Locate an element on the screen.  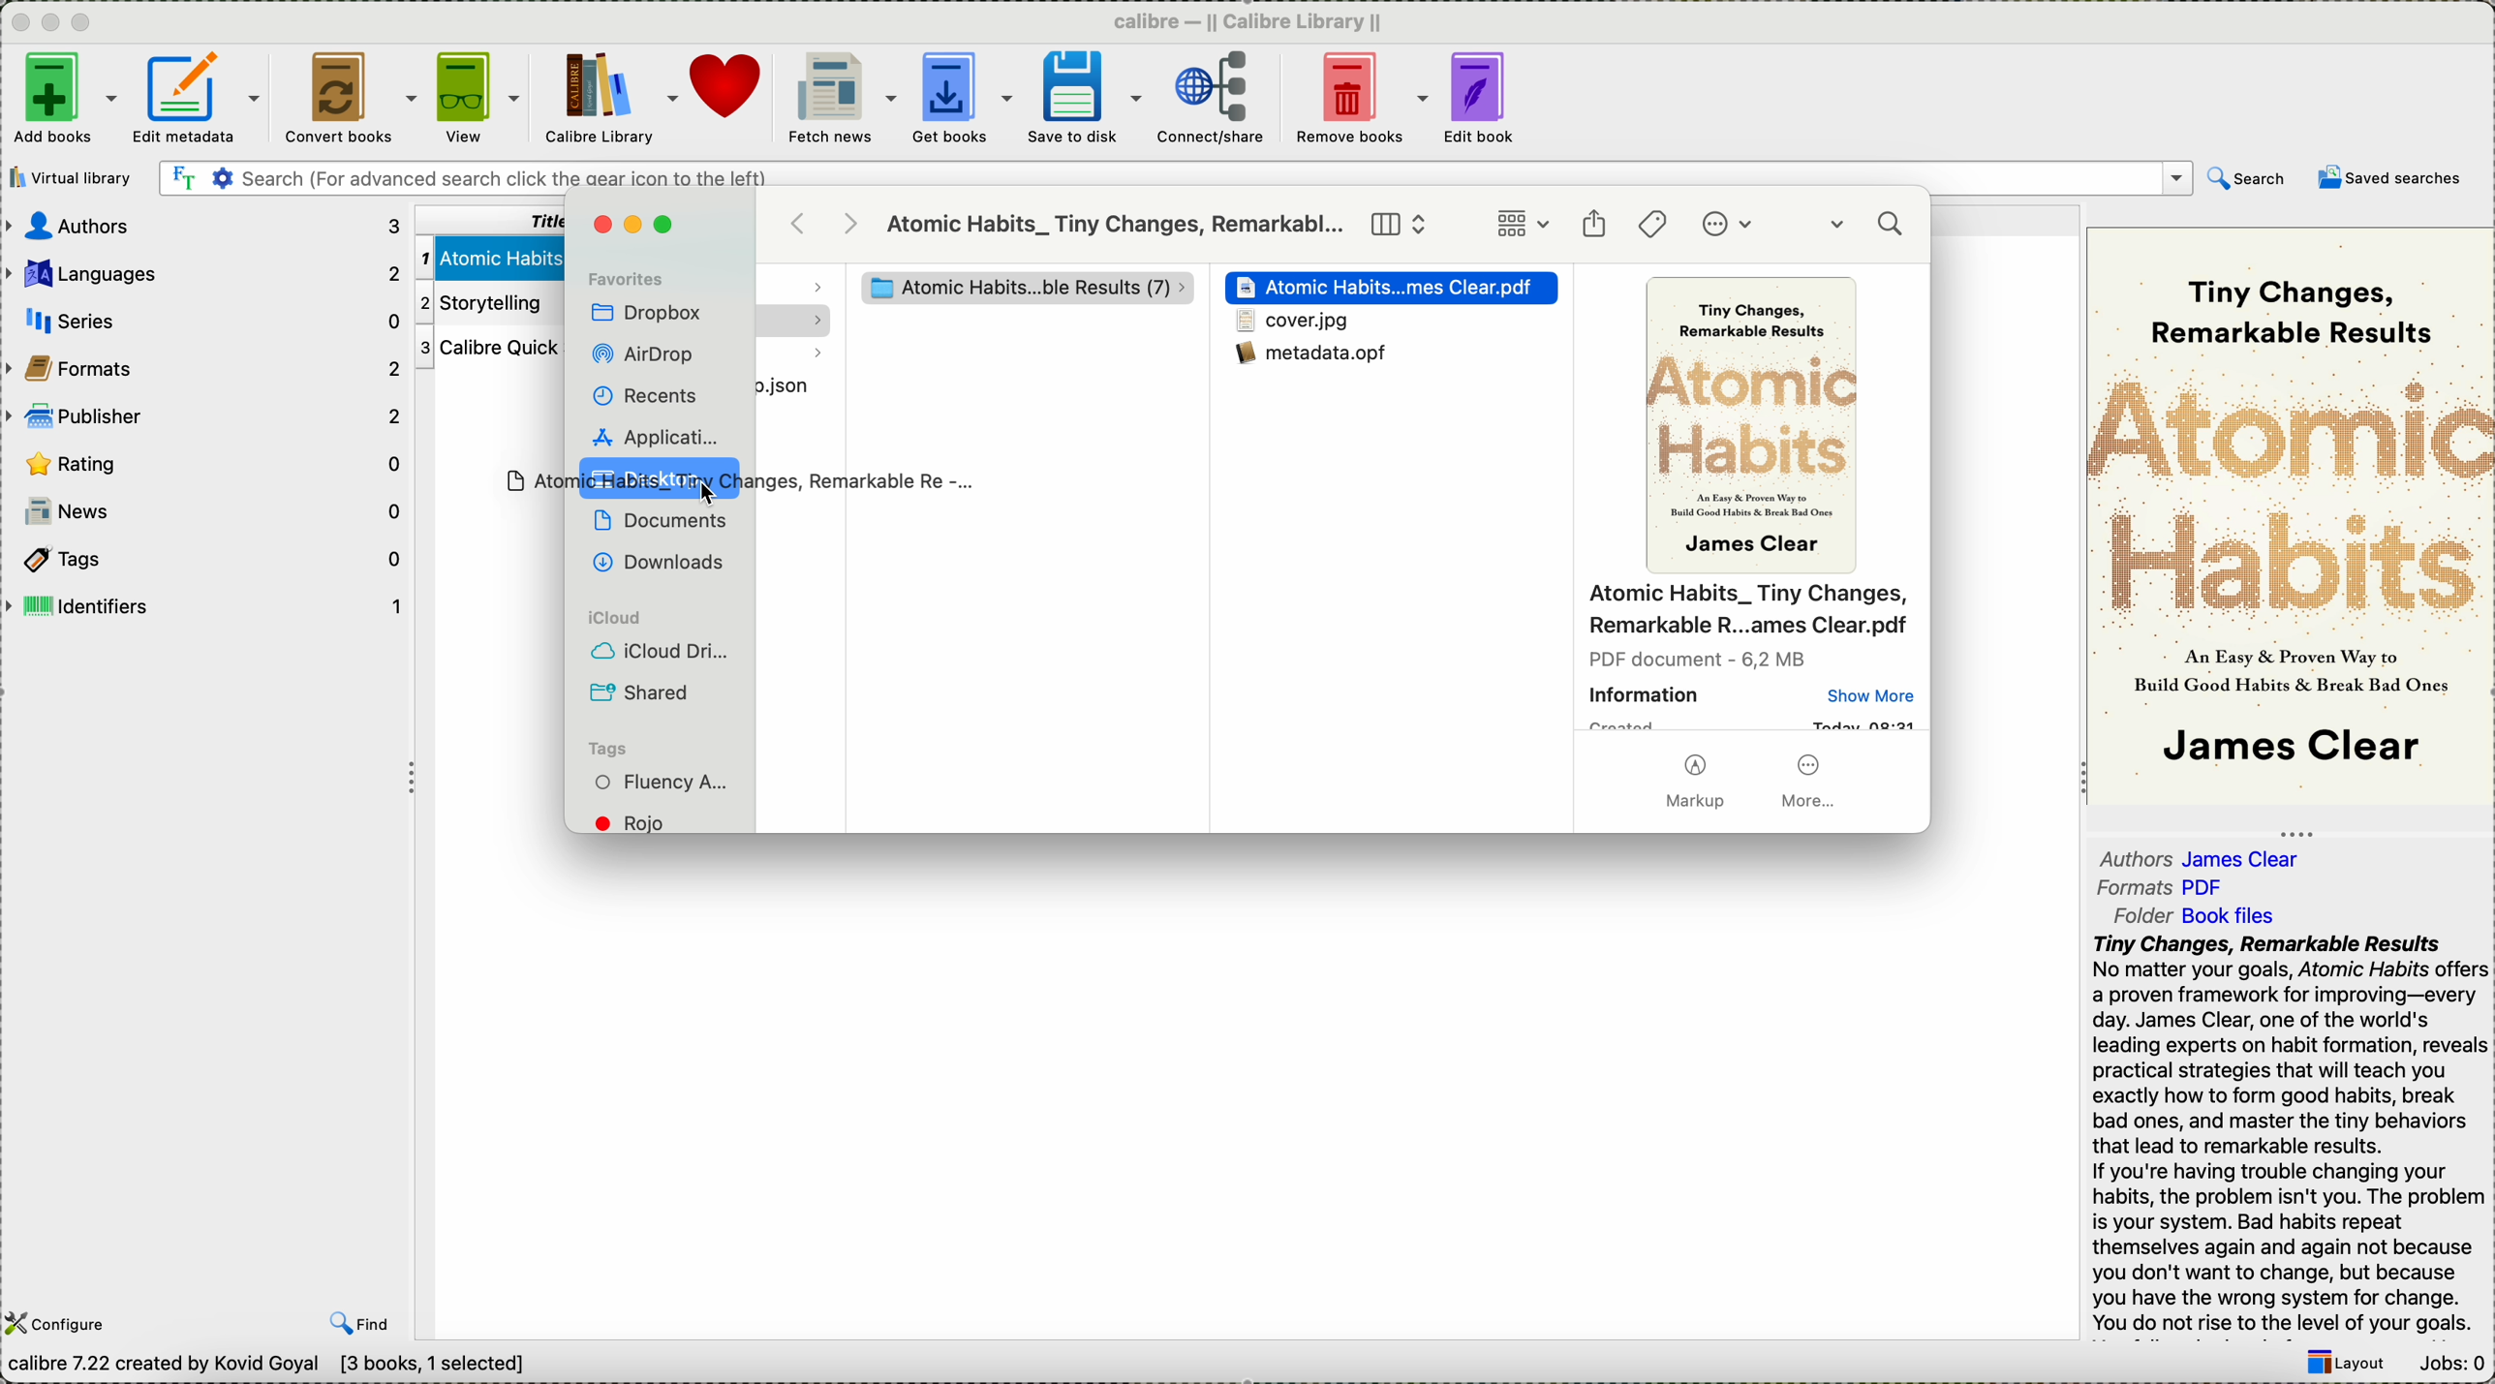
favorites is located at coordinates (626, 277).